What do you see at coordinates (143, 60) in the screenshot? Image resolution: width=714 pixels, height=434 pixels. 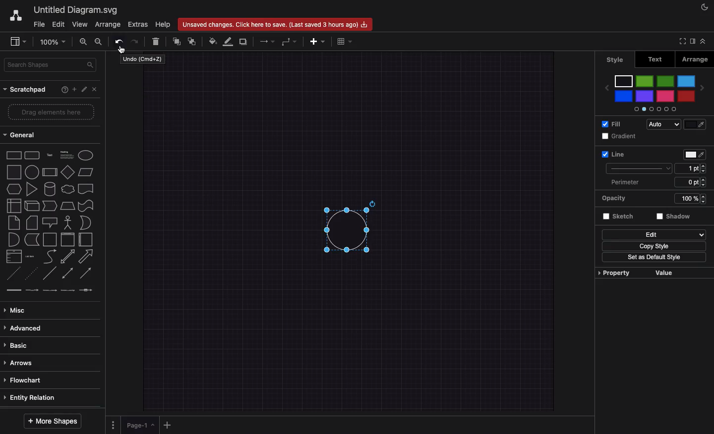 I see `undo (ctrl+z)` at bounding box center [143, 60].